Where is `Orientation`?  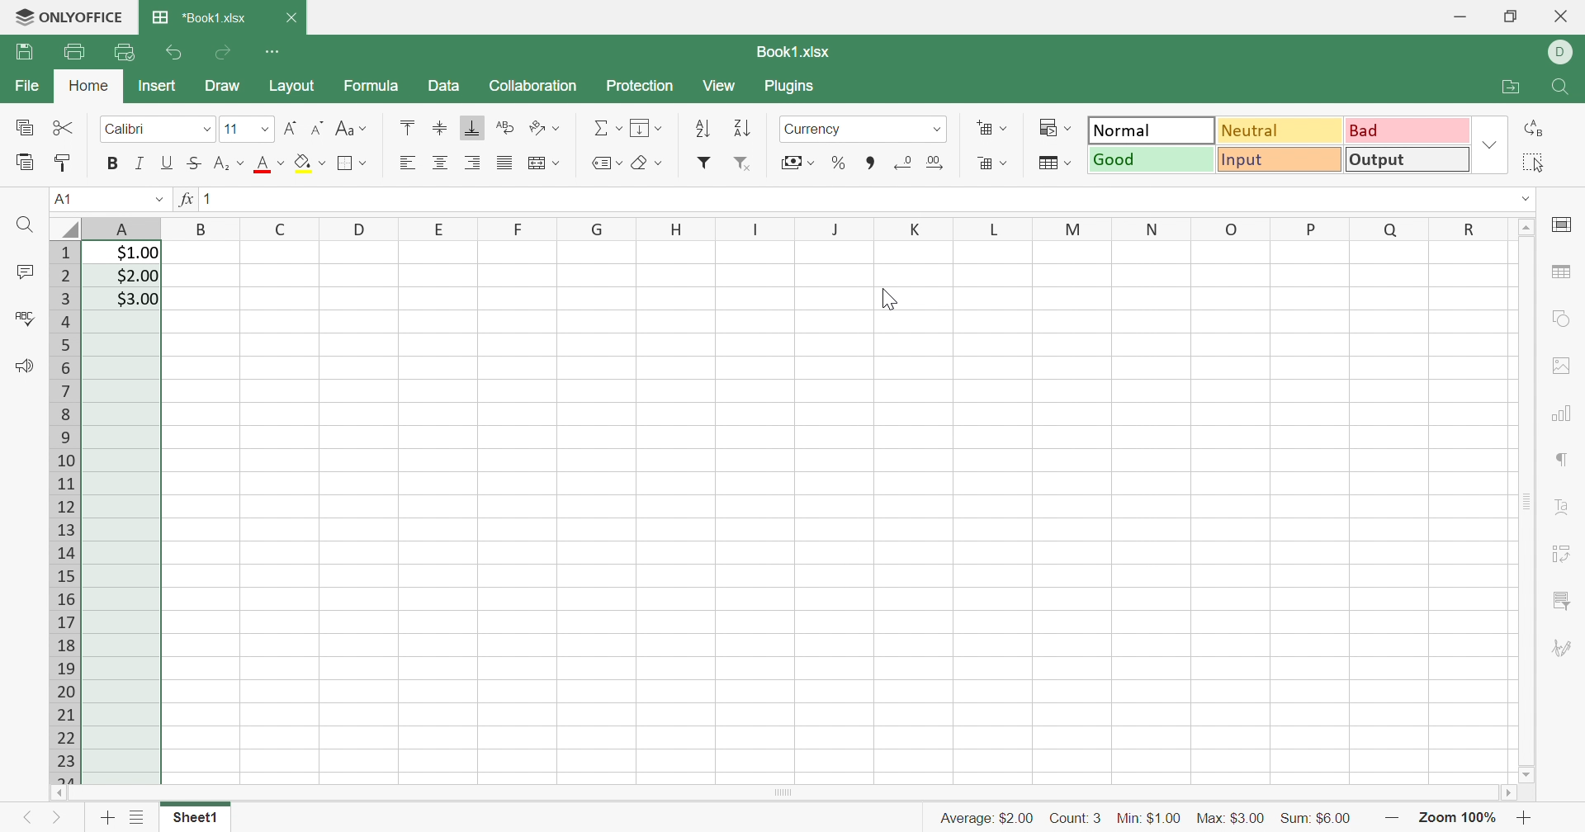
Orientation is located at coordinates (545, 129).